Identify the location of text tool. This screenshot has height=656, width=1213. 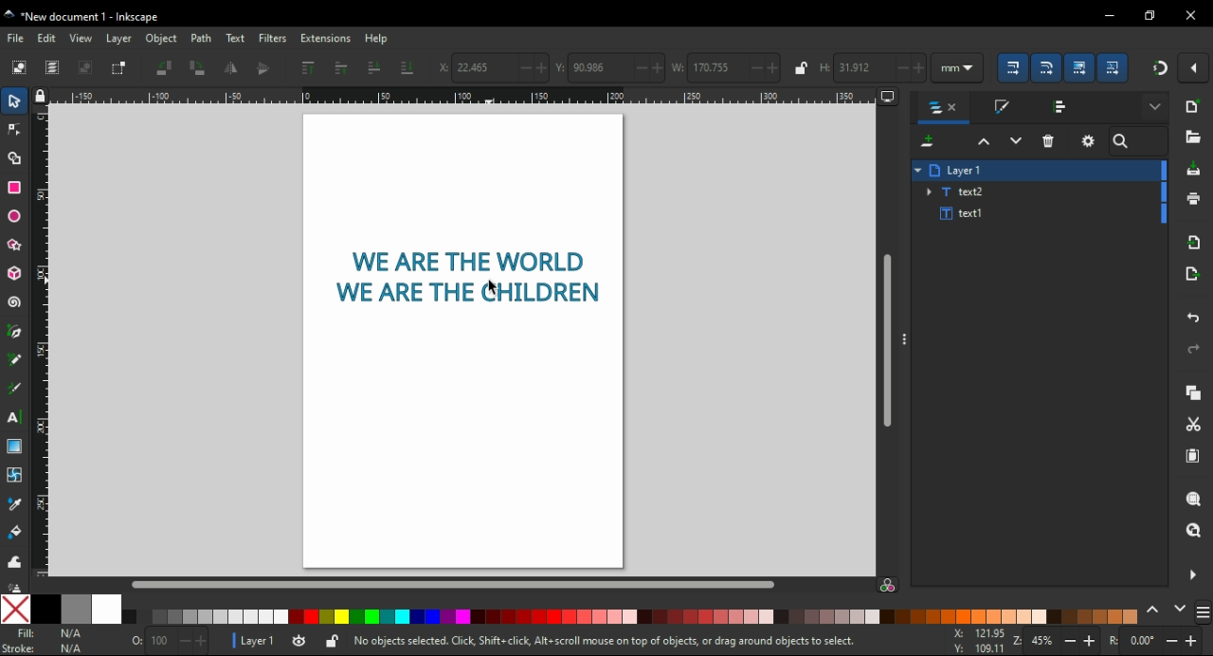
(15, 419).